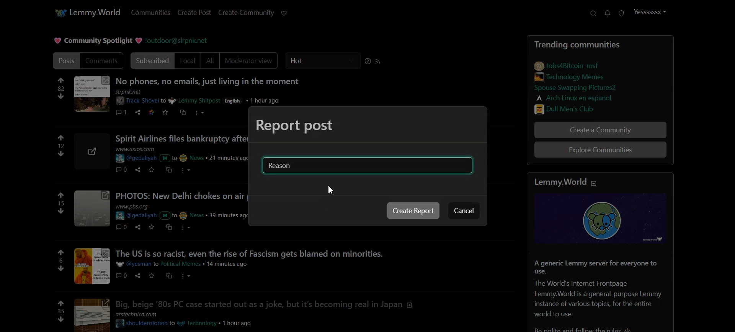  I want to click on Create a Community, so click(601, 130).